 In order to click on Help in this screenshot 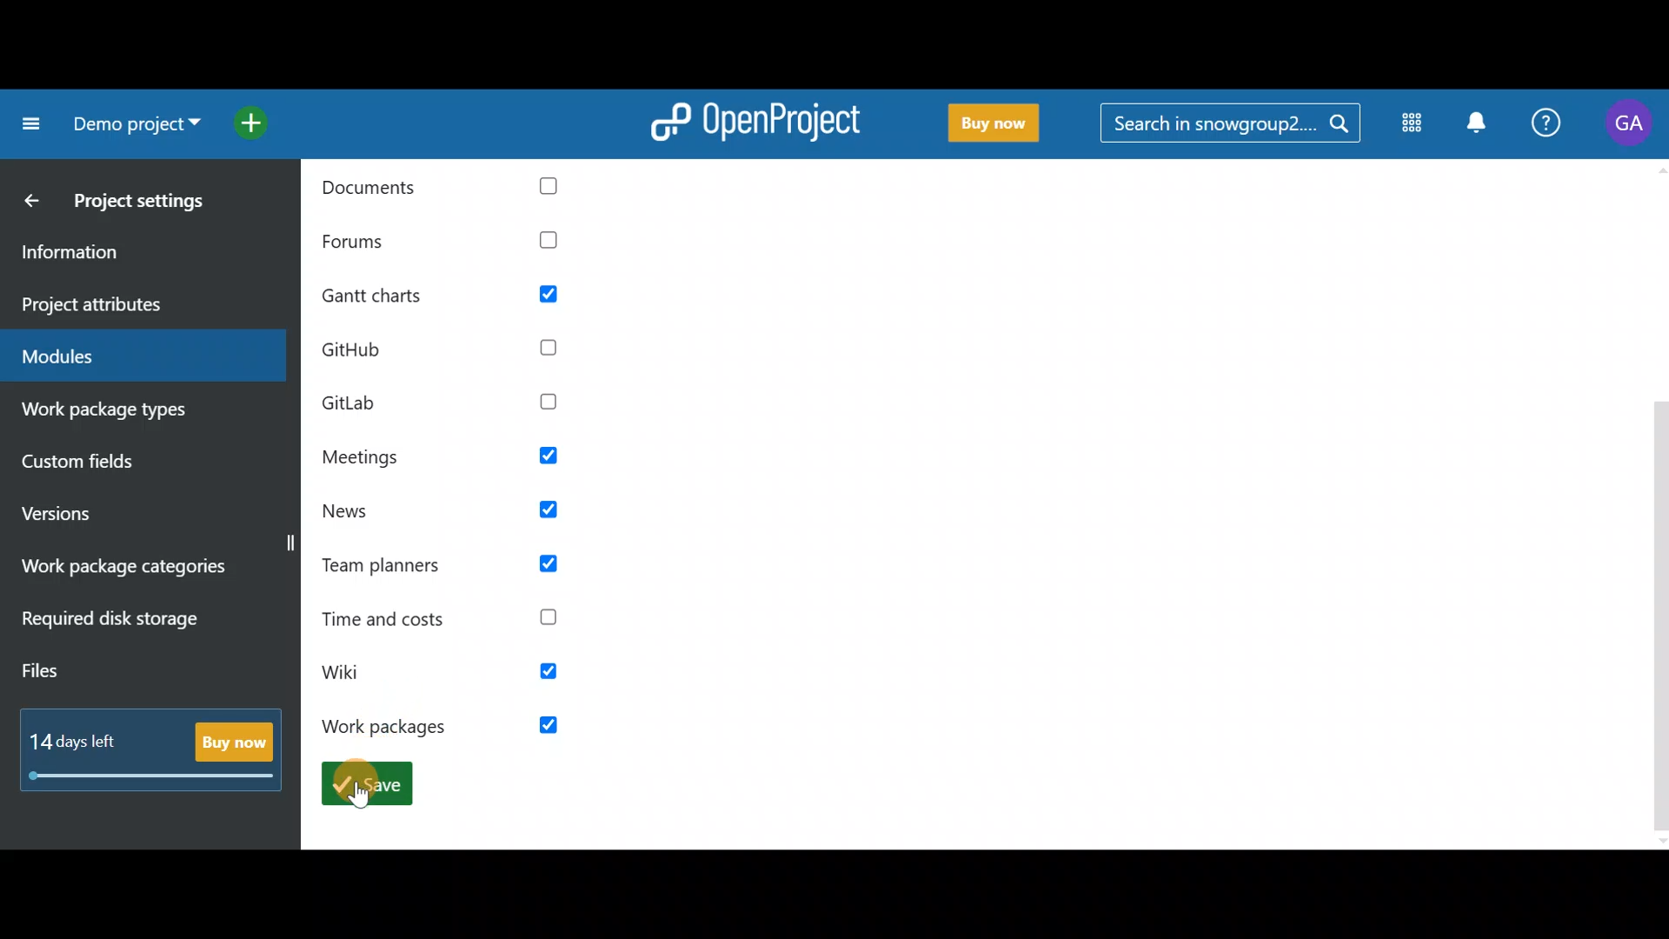, I will do `click(1544, 127)`.